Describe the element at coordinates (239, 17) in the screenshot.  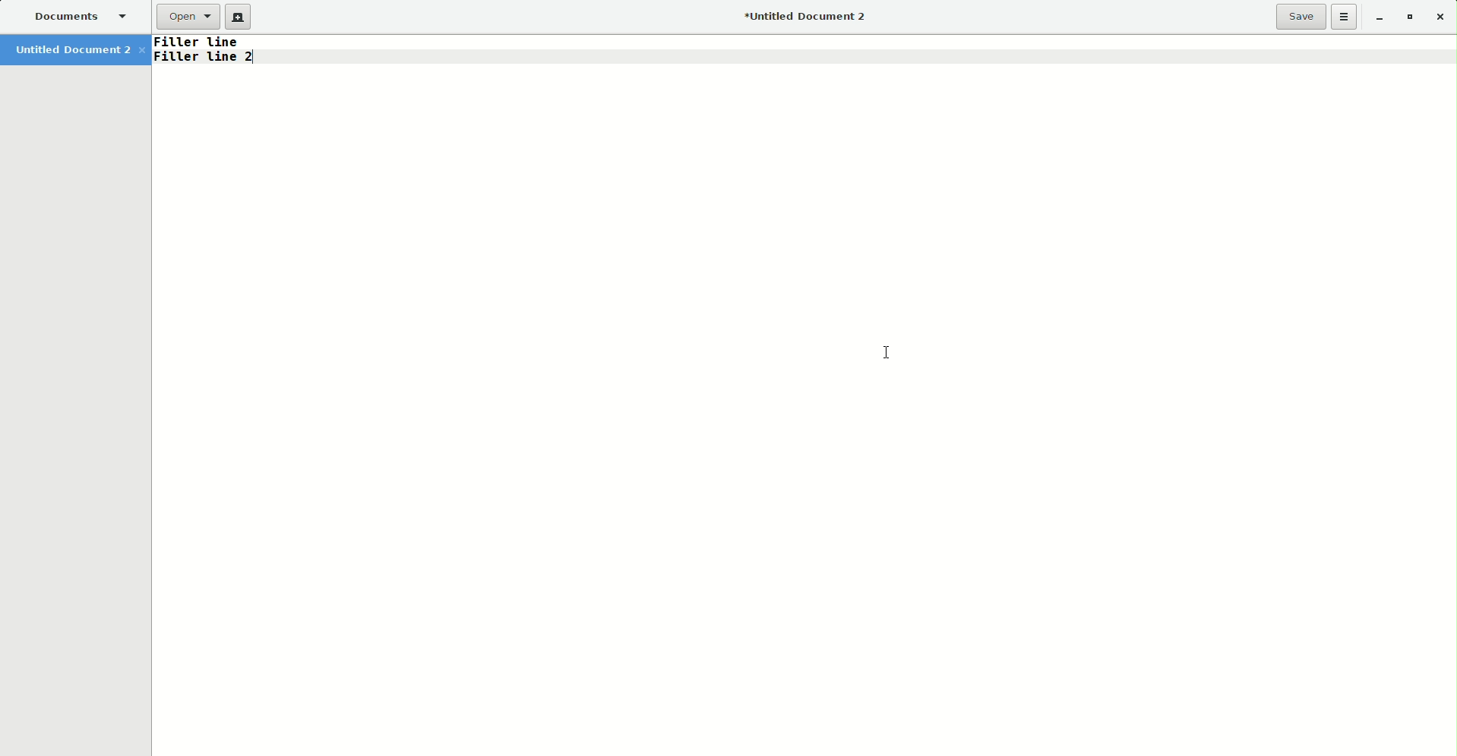
I see `New` at that location.